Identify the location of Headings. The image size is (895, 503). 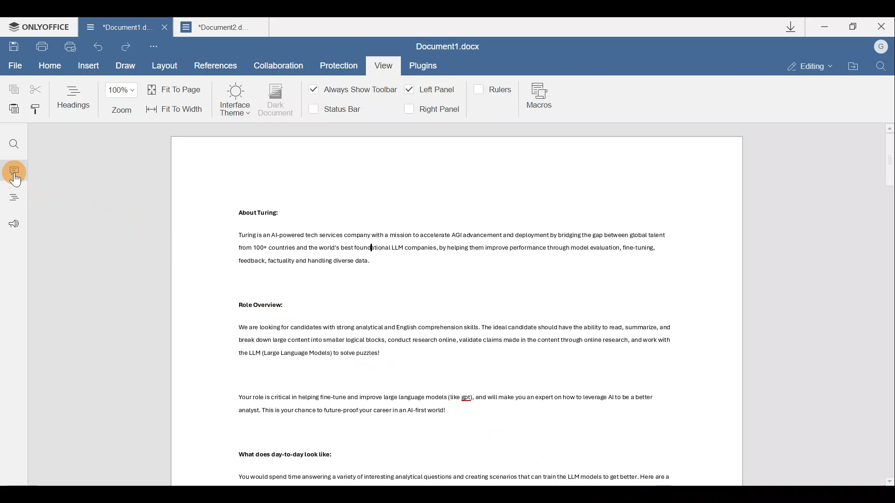
(75, 97).